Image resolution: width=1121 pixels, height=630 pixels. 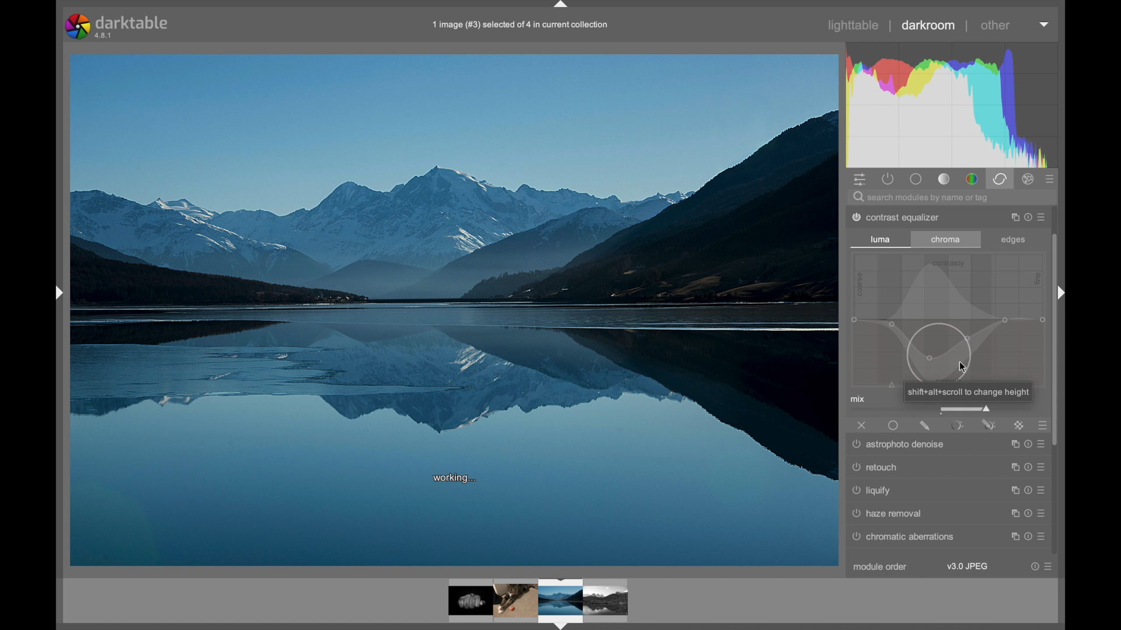 What do you see at coordinates (925, 425) in the screenshot?
I see `drawnmask` at bounding box center [925, 425].